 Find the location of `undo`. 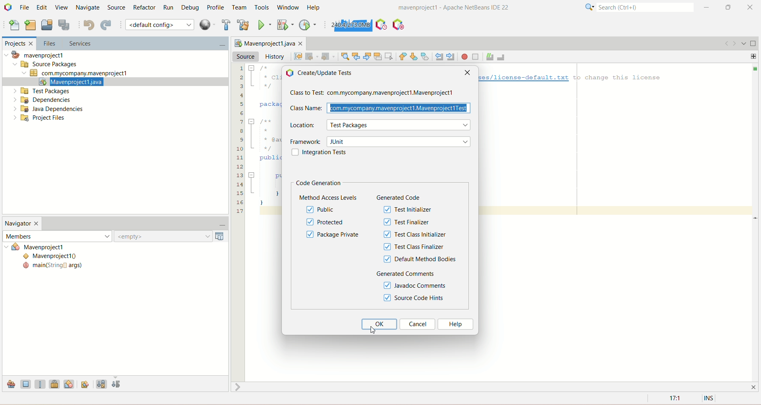

undo is located at coordinates (88, 25).